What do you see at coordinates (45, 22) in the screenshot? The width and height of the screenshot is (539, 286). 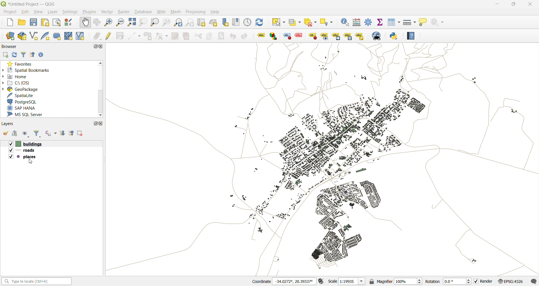 I see `print layout` at bounding box center [45, 22].